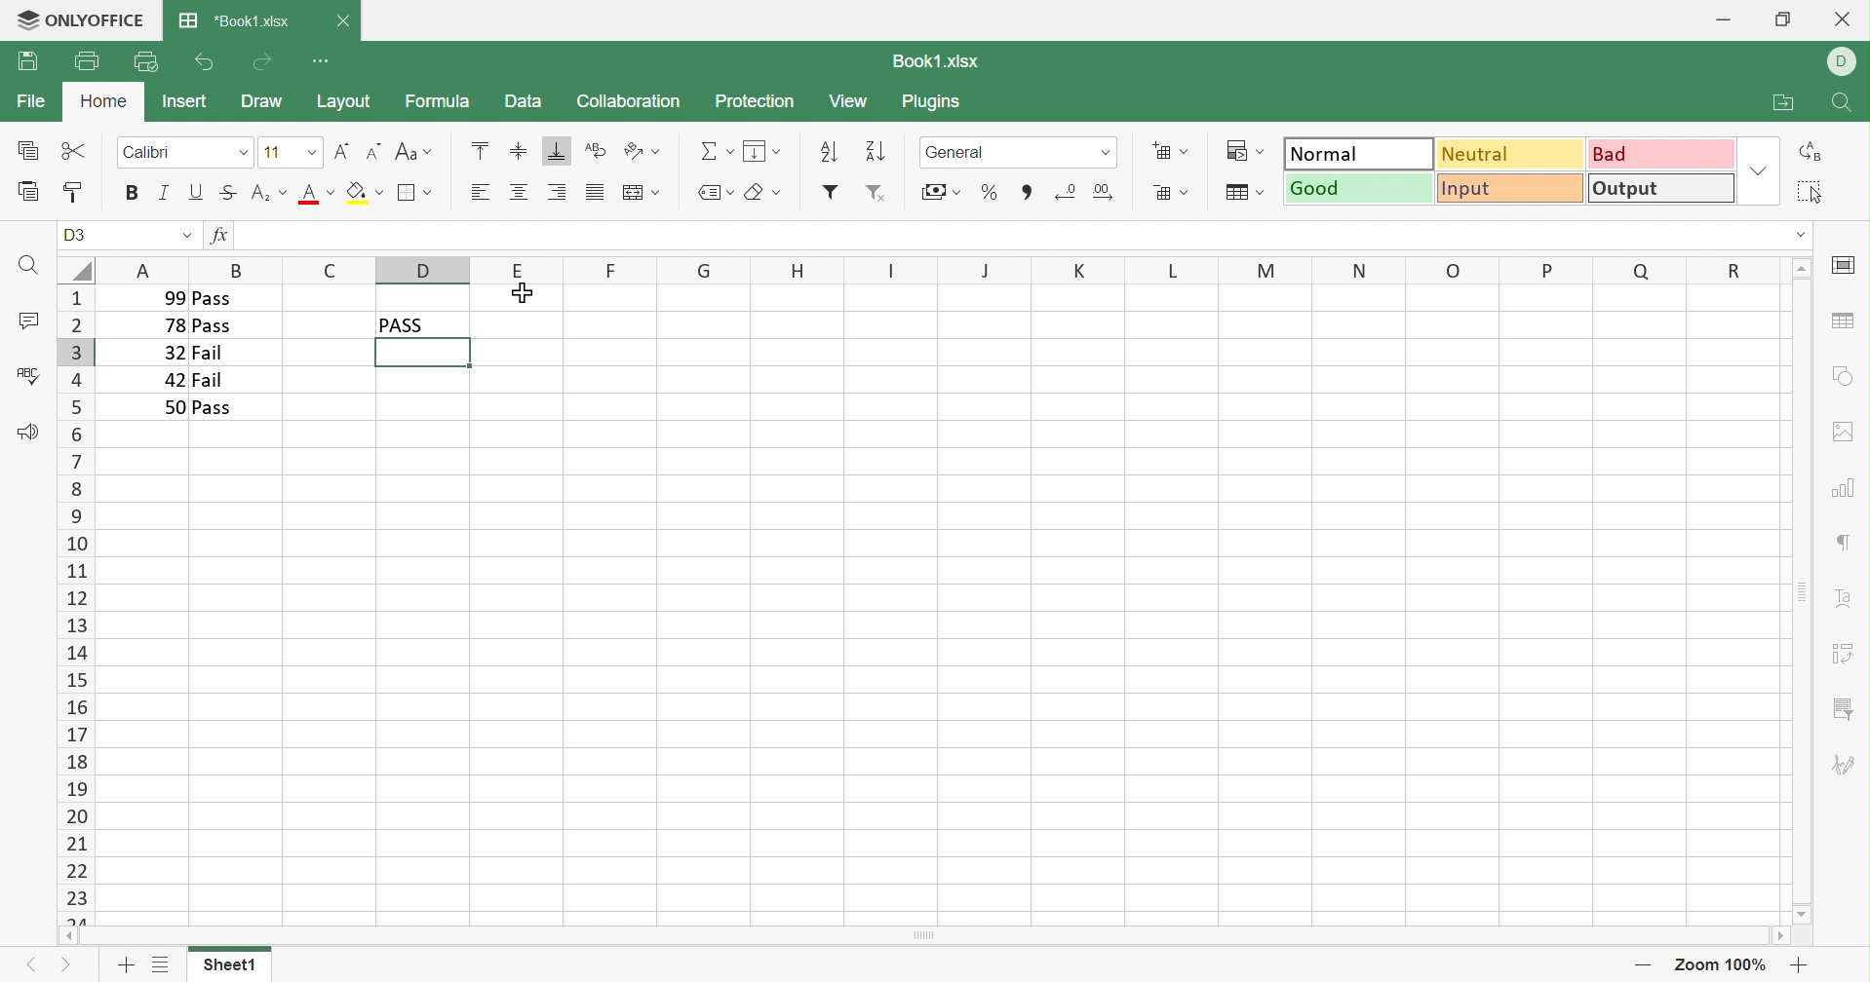  I want to click on Align middle, so click(516, 150).